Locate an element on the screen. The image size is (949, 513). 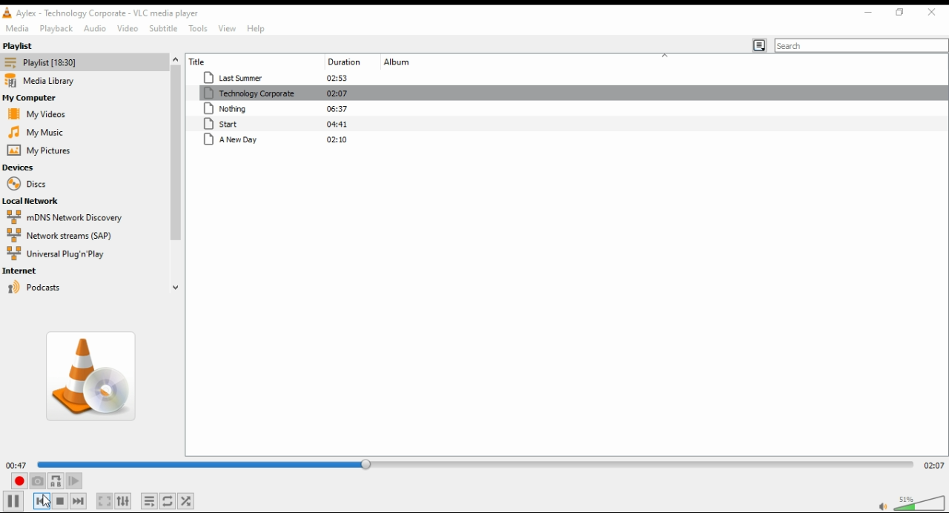
view is located at coordinates (227, 27).